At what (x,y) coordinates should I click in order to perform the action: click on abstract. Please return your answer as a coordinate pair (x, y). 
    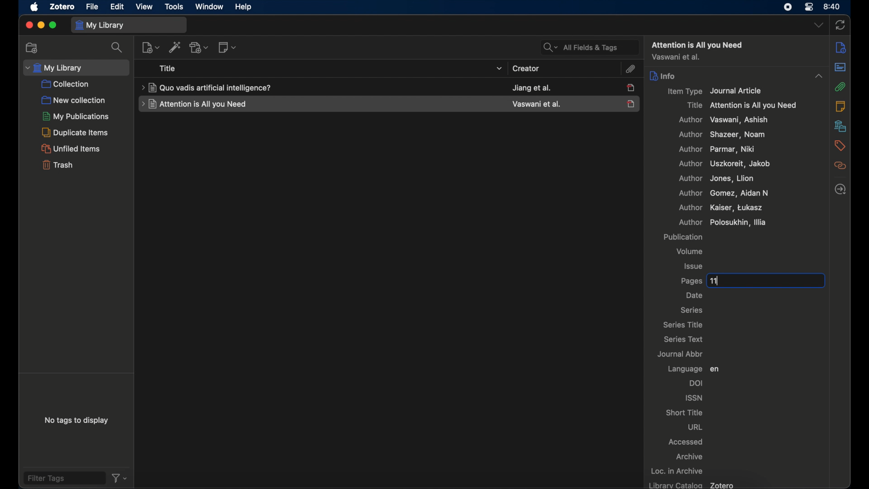
    Looking at the image, I should click on (840, 67).